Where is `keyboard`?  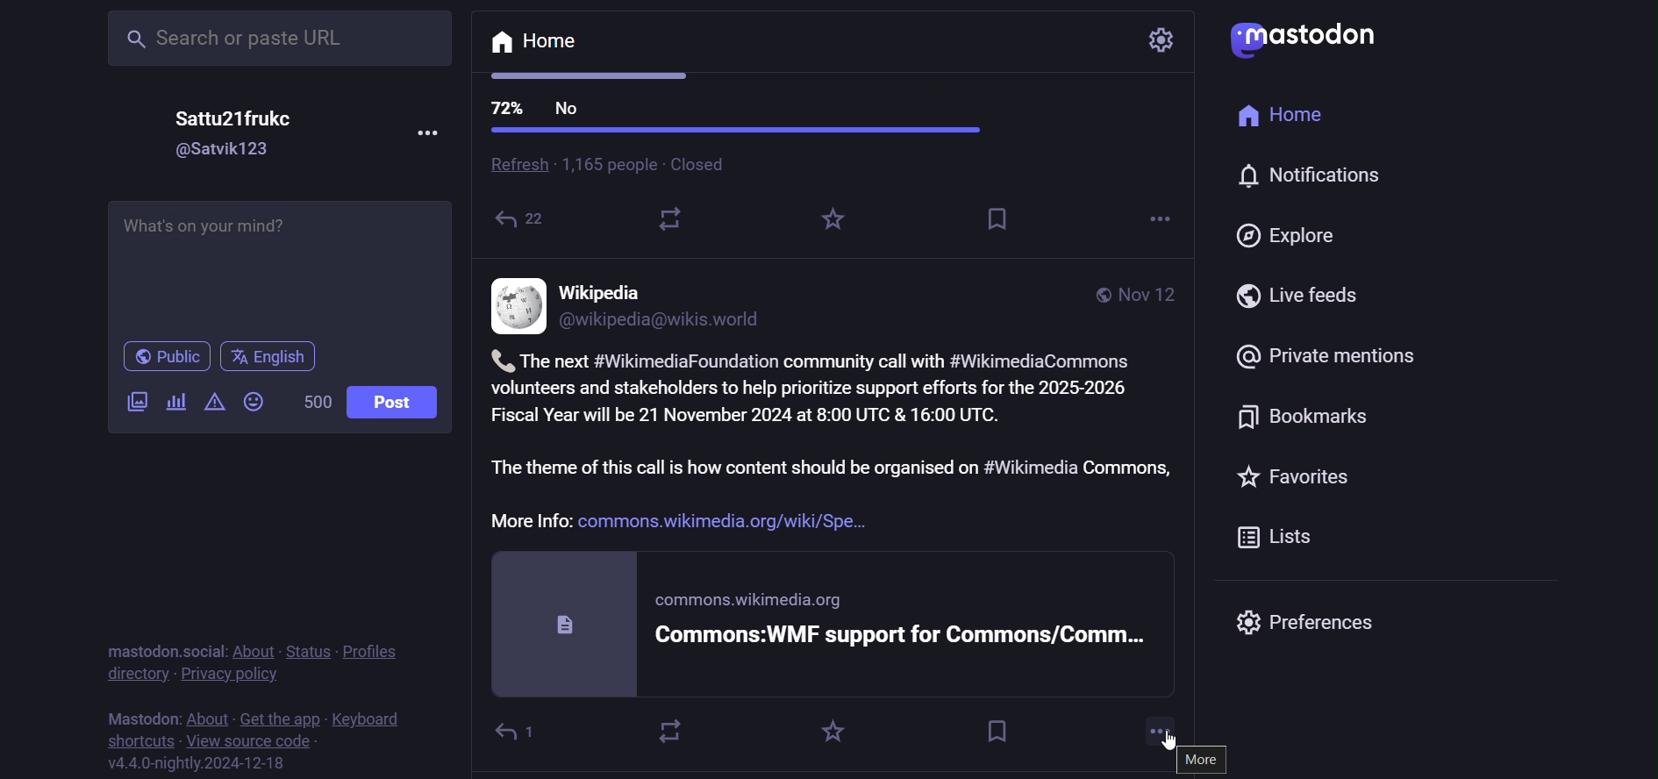
keyboard is located at coordinates (368, 718).